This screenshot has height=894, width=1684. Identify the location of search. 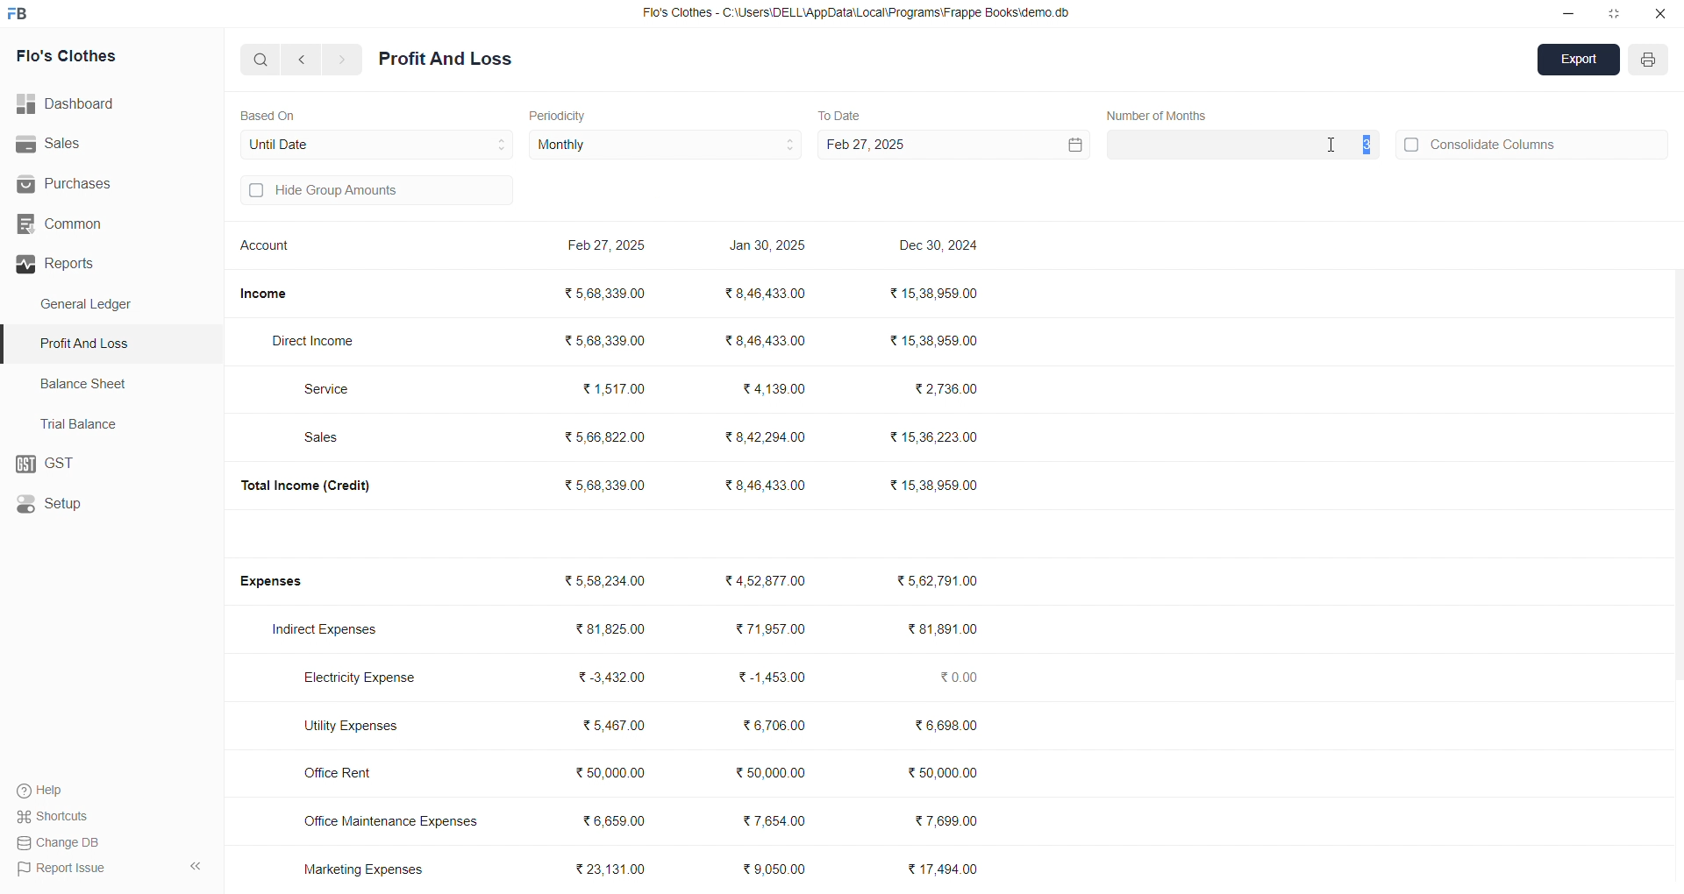
(261, 59).